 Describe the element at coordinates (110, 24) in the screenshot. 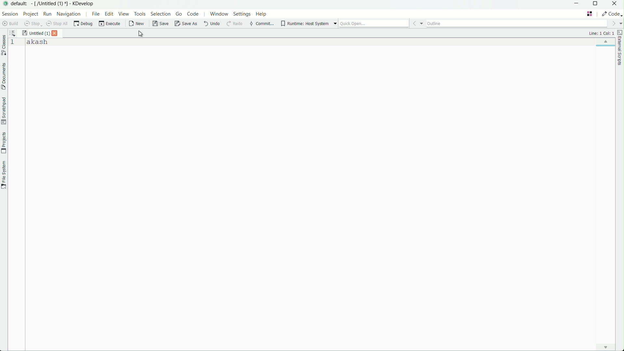

I see `execute` at that location.